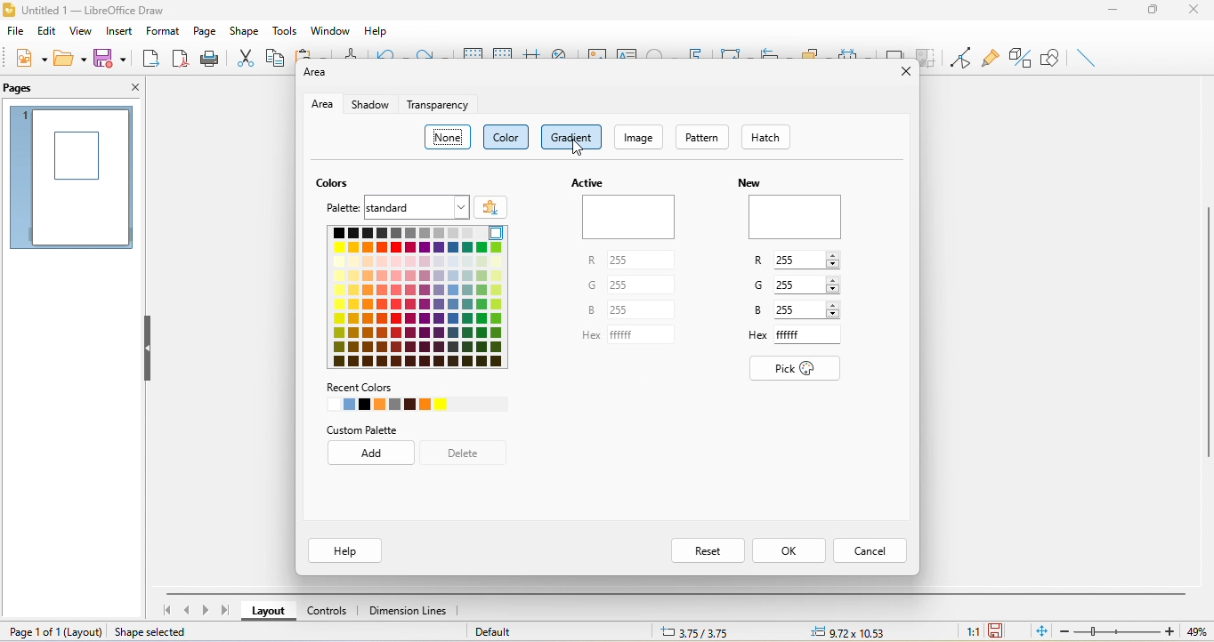  I want to click on title, so click(100, 11).